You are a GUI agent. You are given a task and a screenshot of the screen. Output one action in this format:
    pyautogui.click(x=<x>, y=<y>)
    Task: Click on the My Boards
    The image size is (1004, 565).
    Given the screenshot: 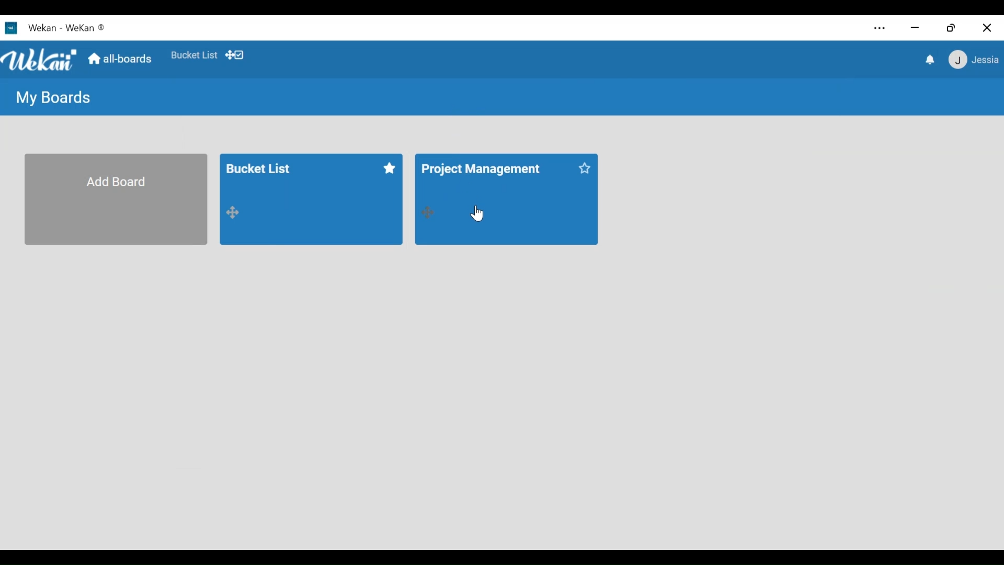 What is the action you would take?
    pyautogui.click(x=52, y=97)
    